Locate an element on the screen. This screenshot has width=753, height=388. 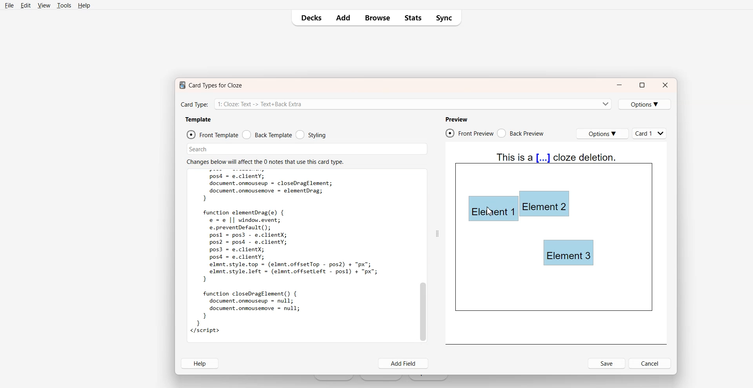
cursor is located at coordinates (490, 210).